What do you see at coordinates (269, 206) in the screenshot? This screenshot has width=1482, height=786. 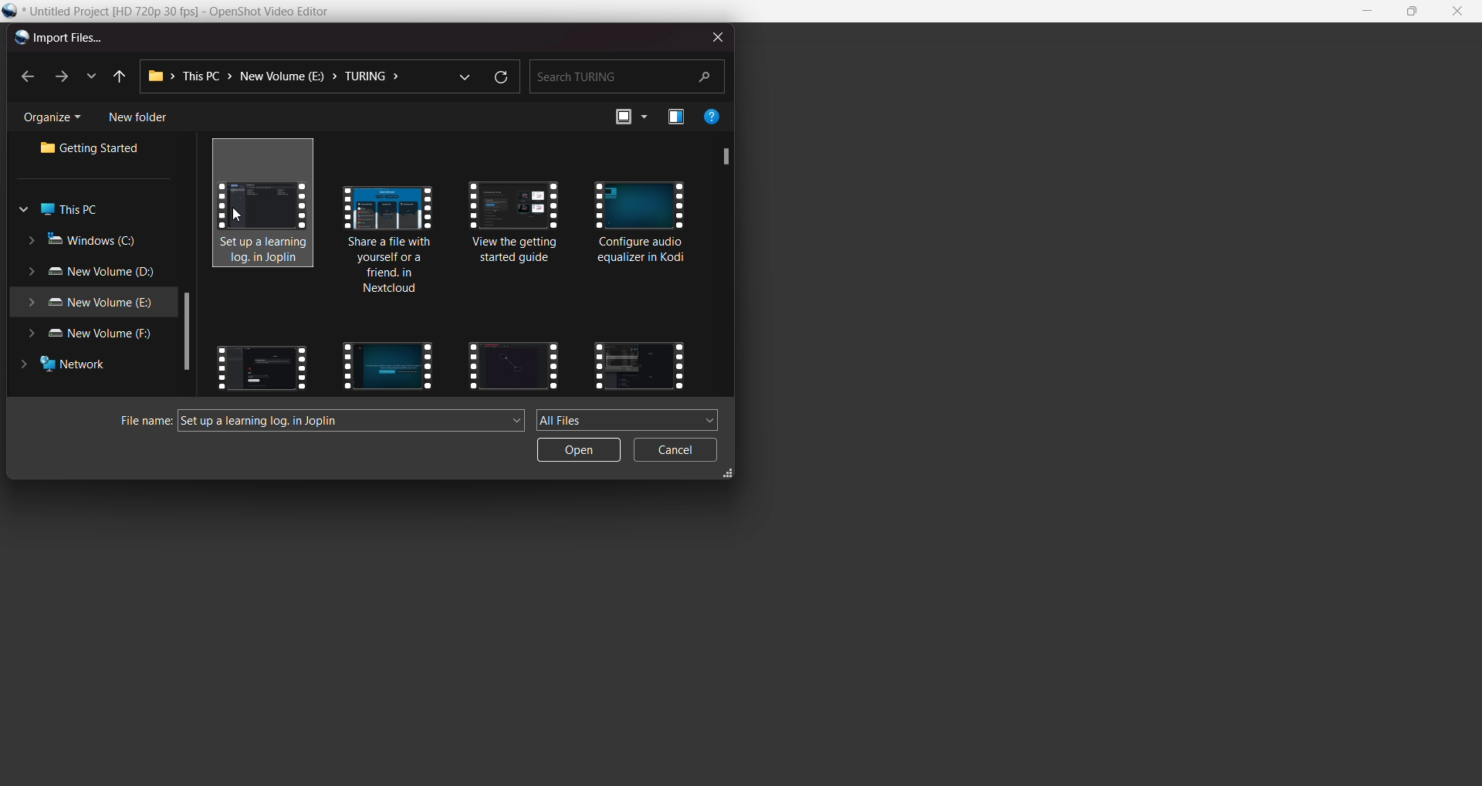 I see `selected video` at bounding box center [269, 206].